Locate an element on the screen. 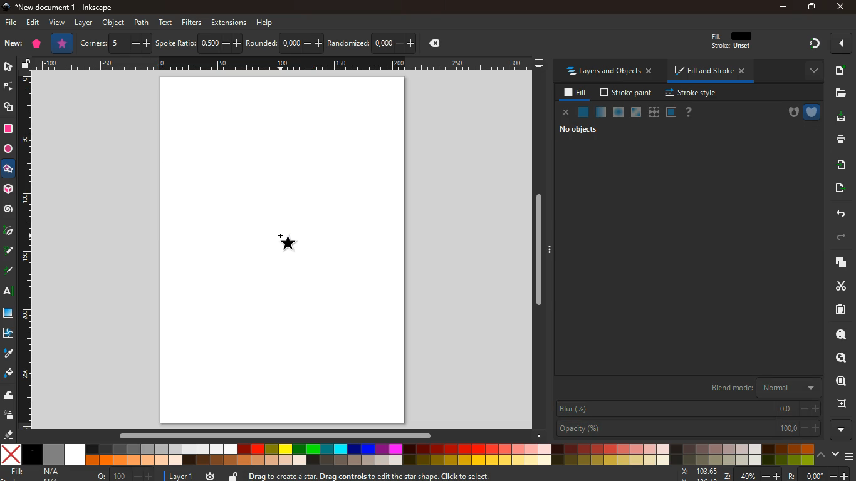 The image size is (856, 481). file is located at coordinates (12, 23).